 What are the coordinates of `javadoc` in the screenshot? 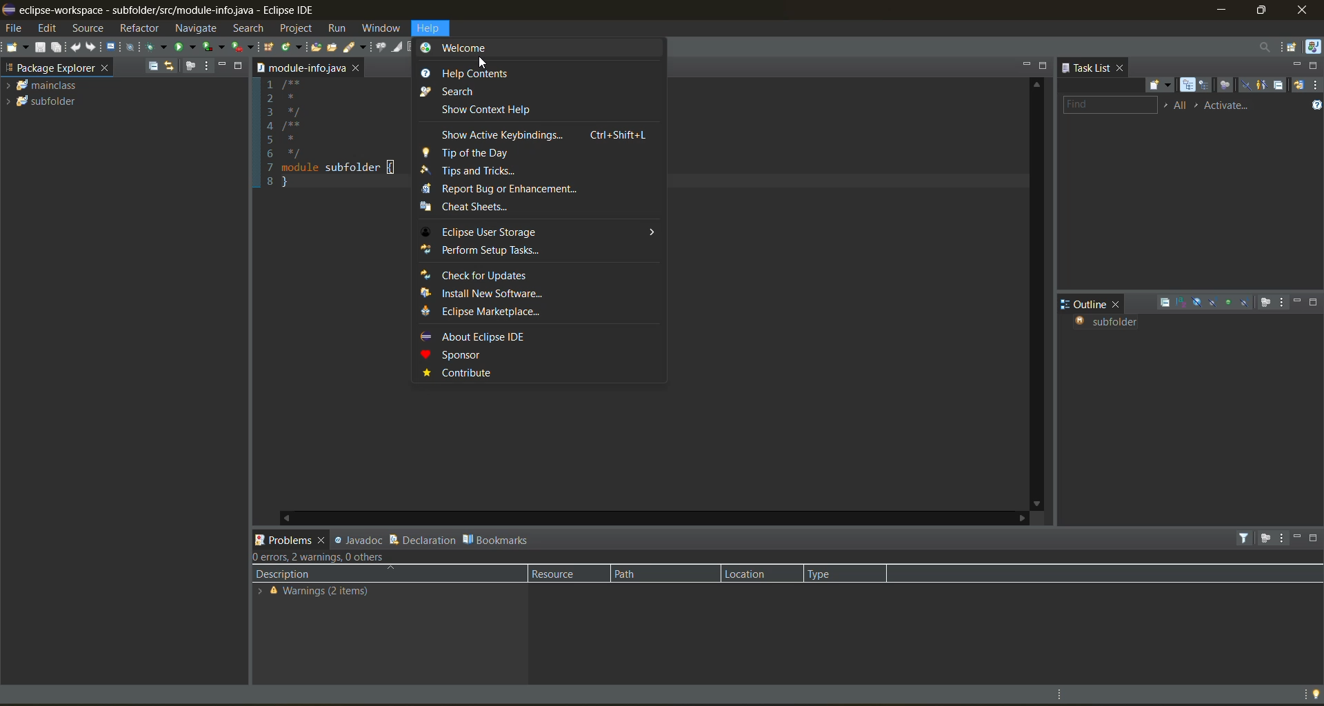 It's located at (359, 540).